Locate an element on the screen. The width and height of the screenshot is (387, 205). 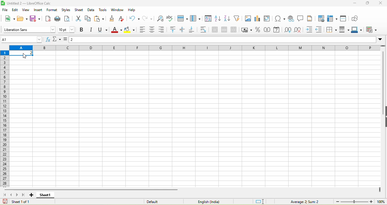
file is located at coordinates (4, 9).